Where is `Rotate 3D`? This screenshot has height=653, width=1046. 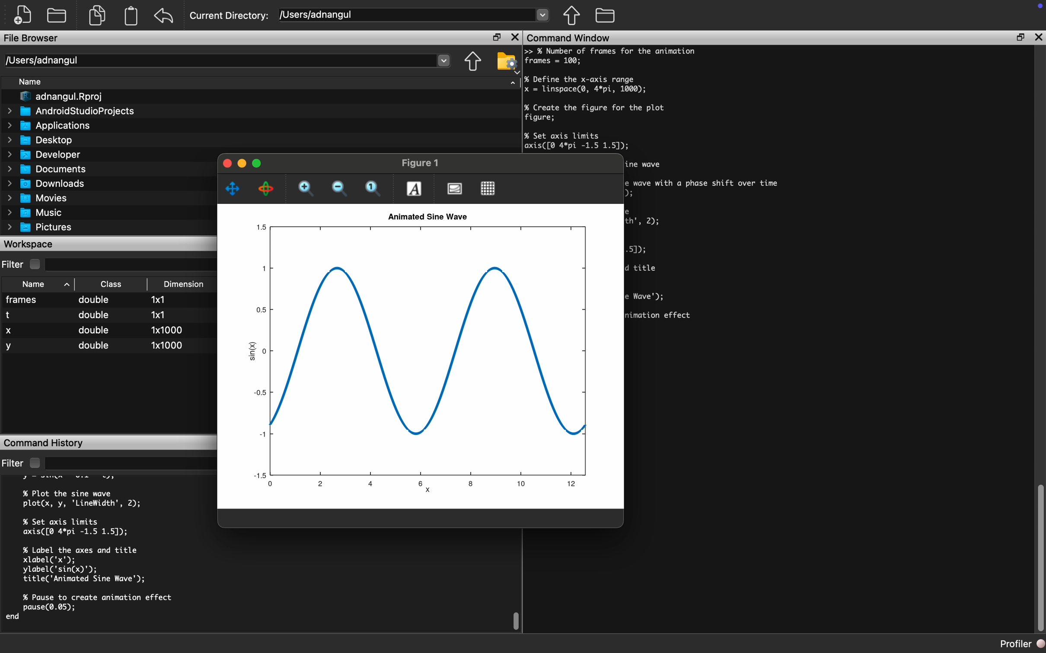 Rotate 3D is located at coordinates (267, 190).